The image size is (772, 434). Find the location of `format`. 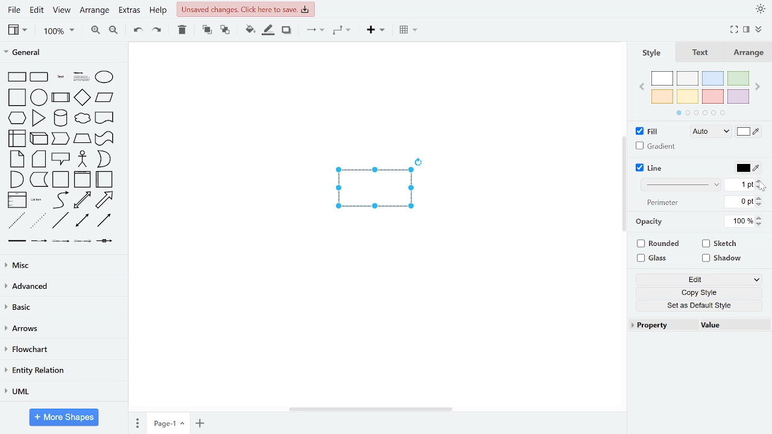

format is located at coordinates (747, 30).